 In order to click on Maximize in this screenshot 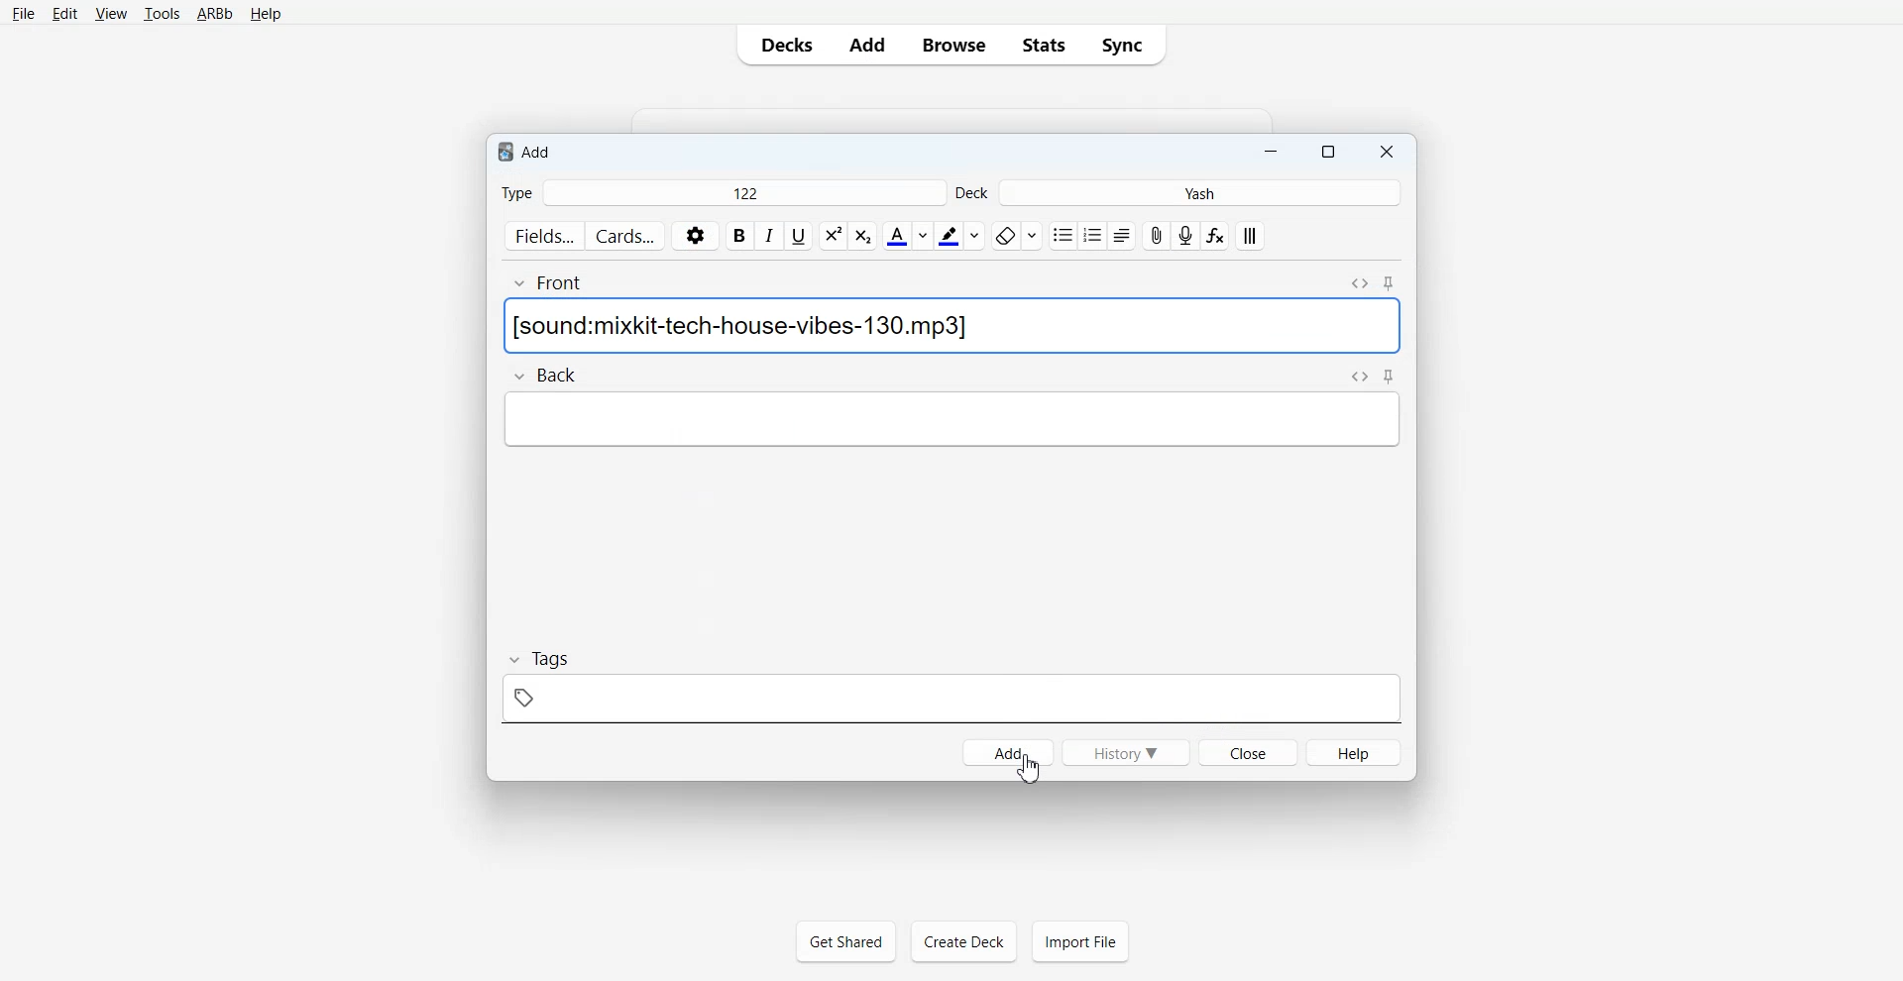, I will do `click(1327, 153)`.